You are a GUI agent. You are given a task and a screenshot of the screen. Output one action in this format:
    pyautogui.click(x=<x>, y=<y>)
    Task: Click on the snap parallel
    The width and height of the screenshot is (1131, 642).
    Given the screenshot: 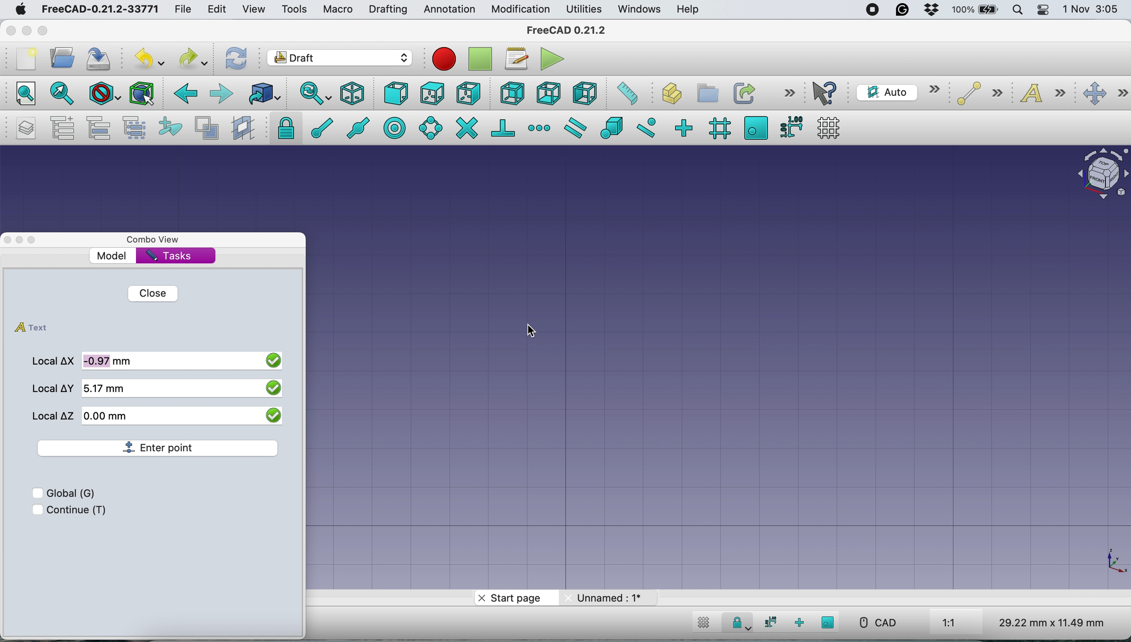 What is the action you would take?
    pyautogui.click(x=573, y=127)
    